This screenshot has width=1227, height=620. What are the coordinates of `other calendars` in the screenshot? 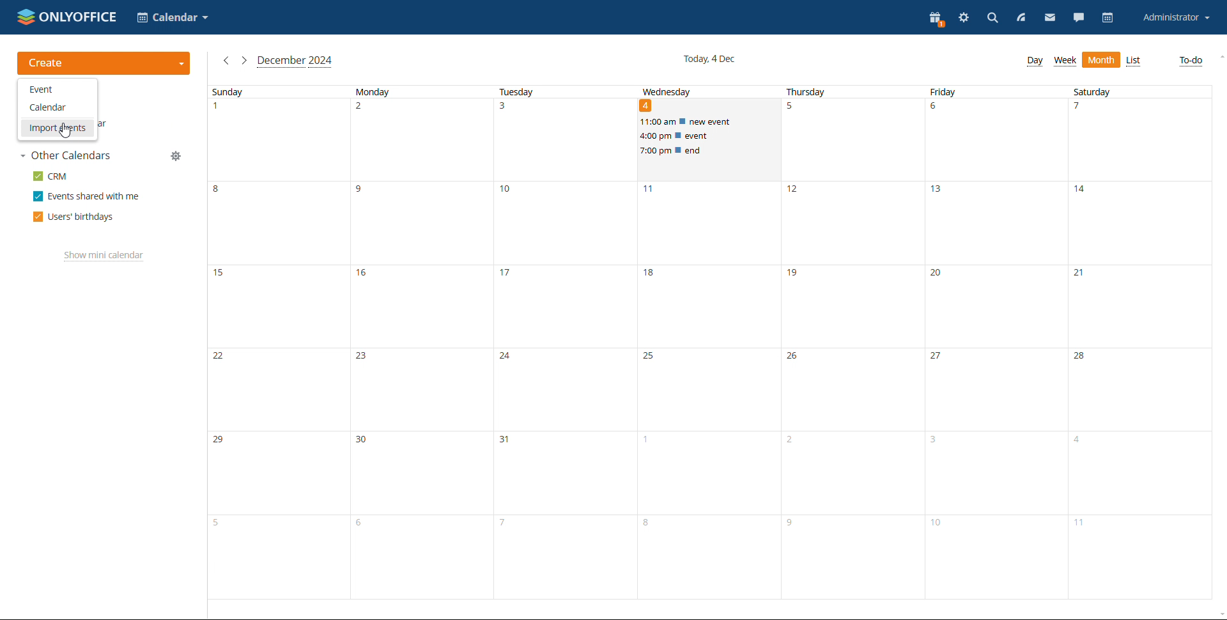 It's located at (64, 156).